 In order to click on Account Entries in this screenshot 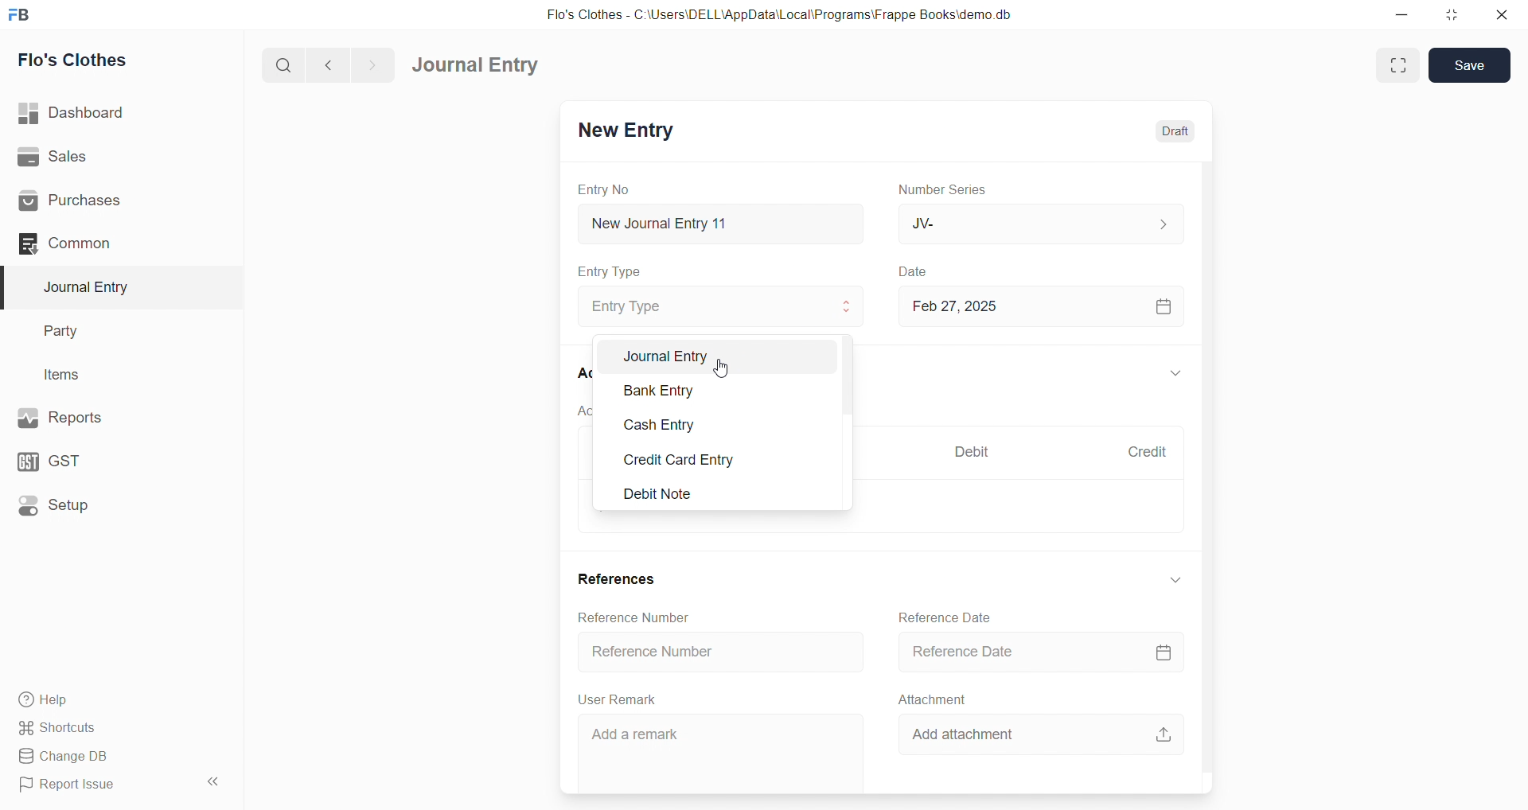, I will do `click(583, 410)`.